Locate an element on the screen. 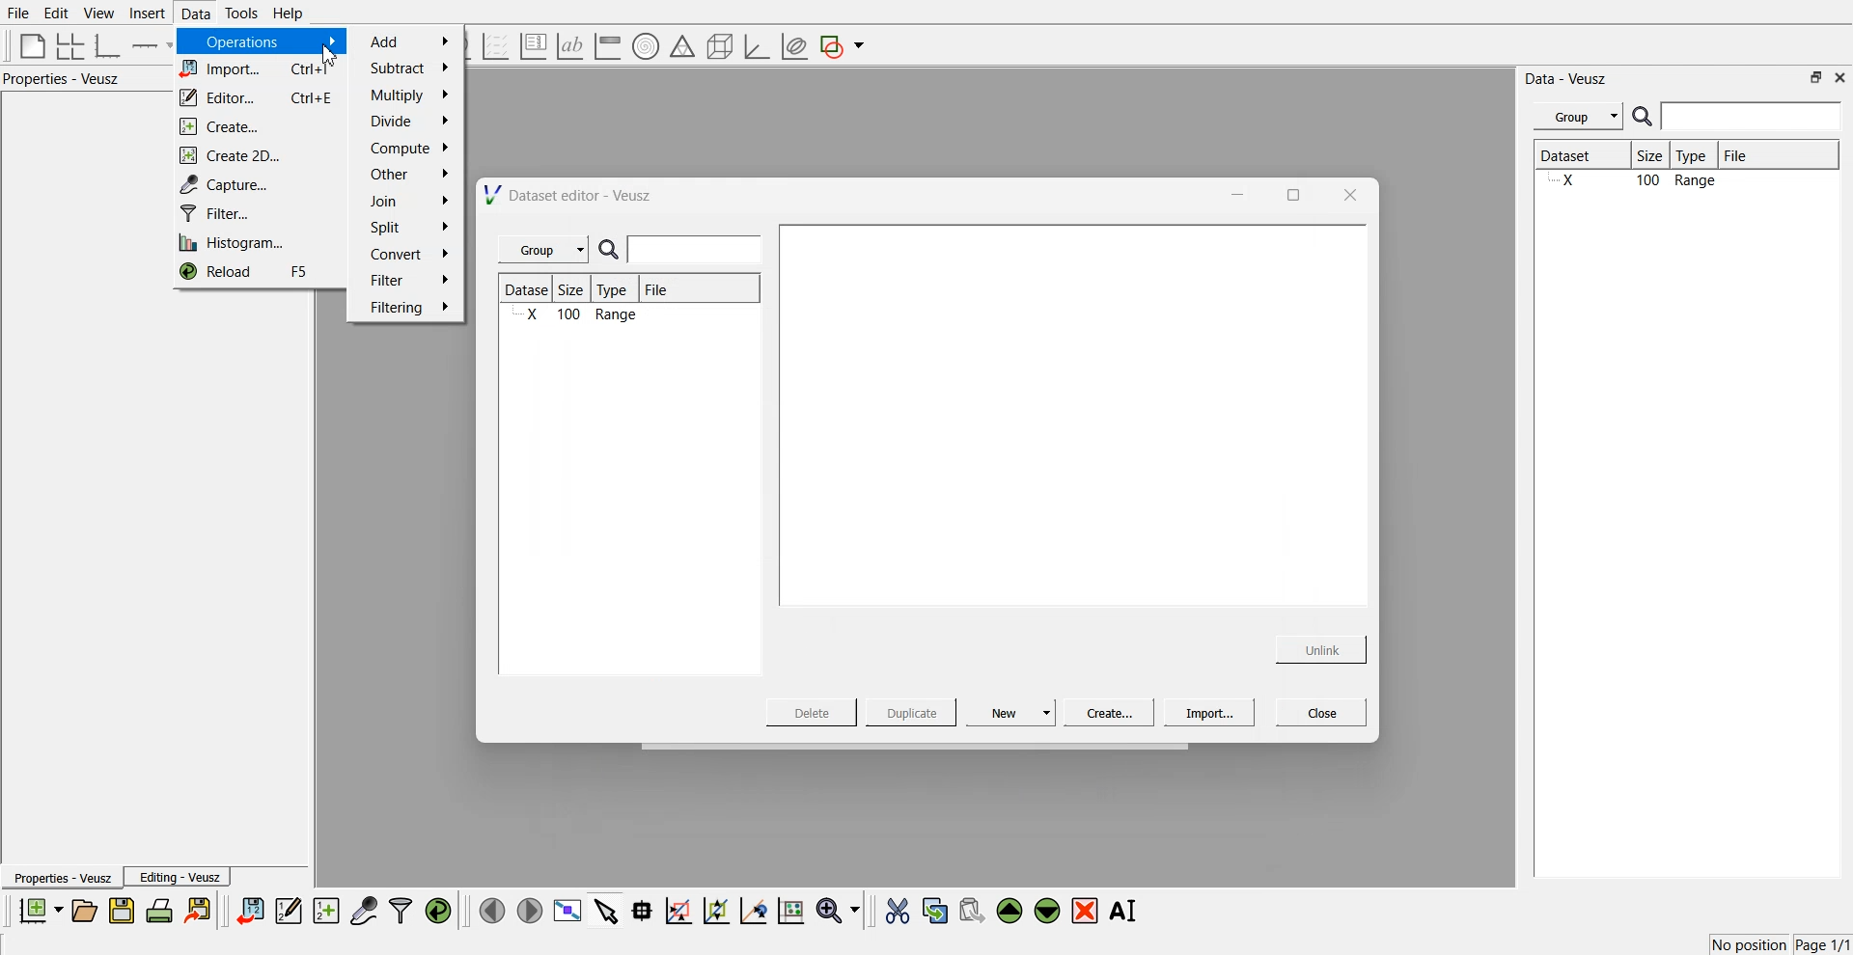 This screenshot has height=955, width=1853. Insert is located at coordinates (145, 14).